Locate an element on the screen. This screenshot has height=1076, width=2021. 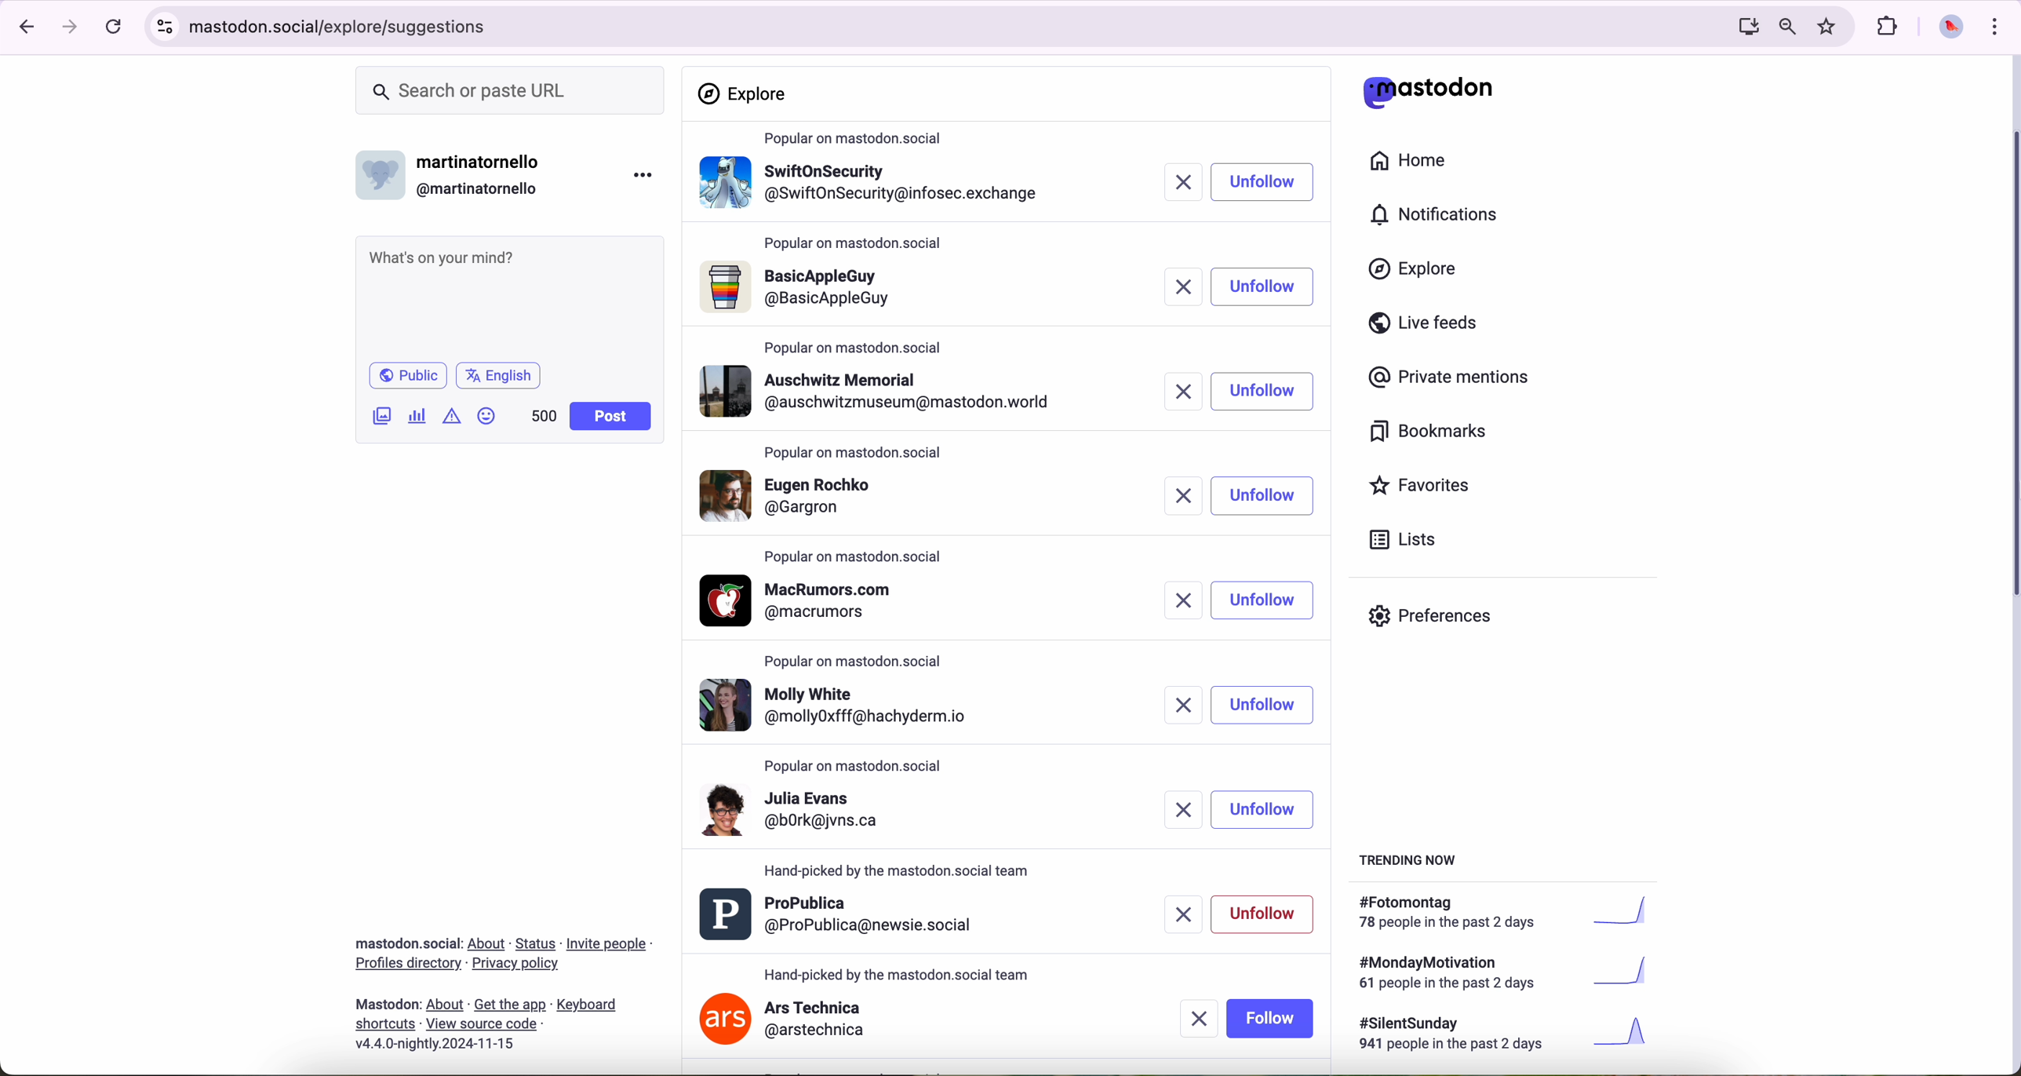
extensions is located at coordinates (1889, 27).